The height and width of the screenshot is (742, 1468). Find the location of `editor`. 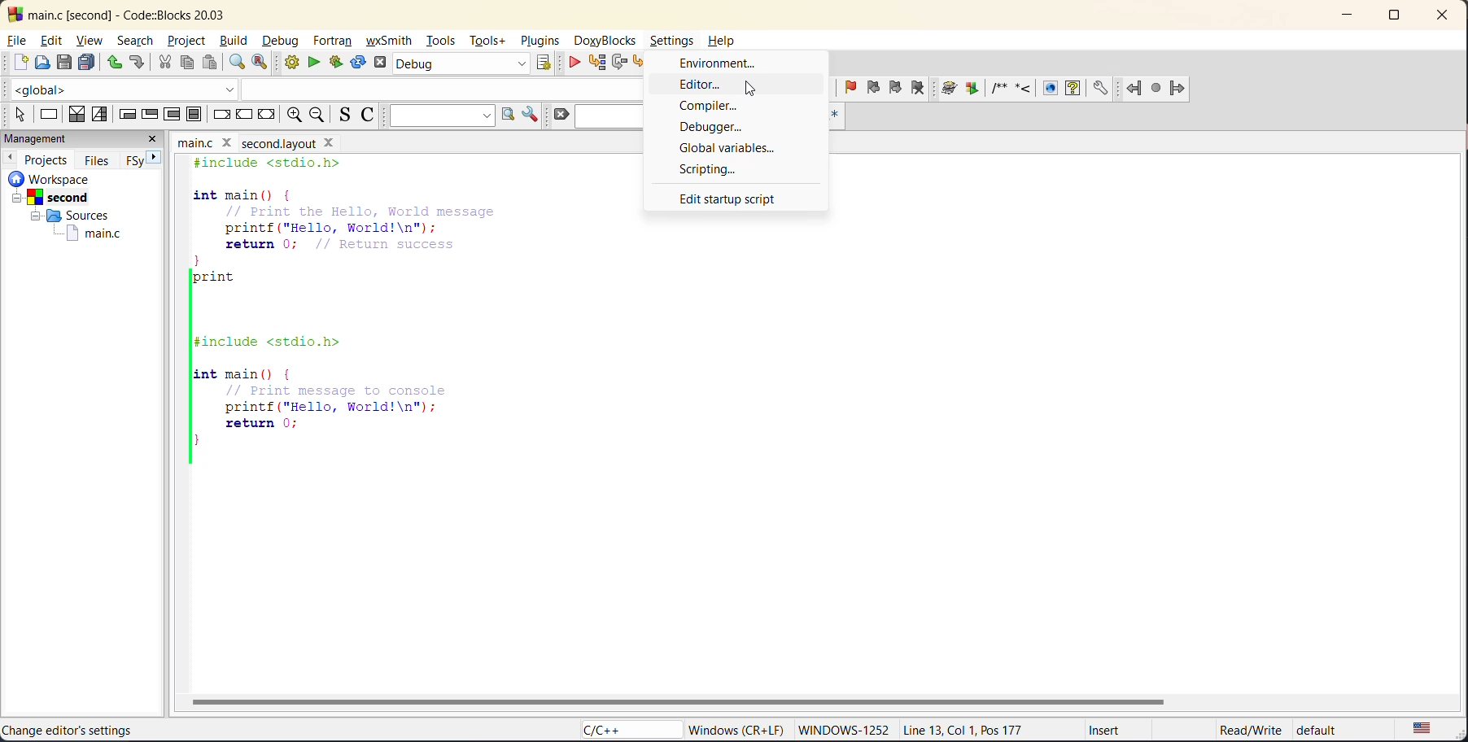

editor is located at coordinates (701, 83).